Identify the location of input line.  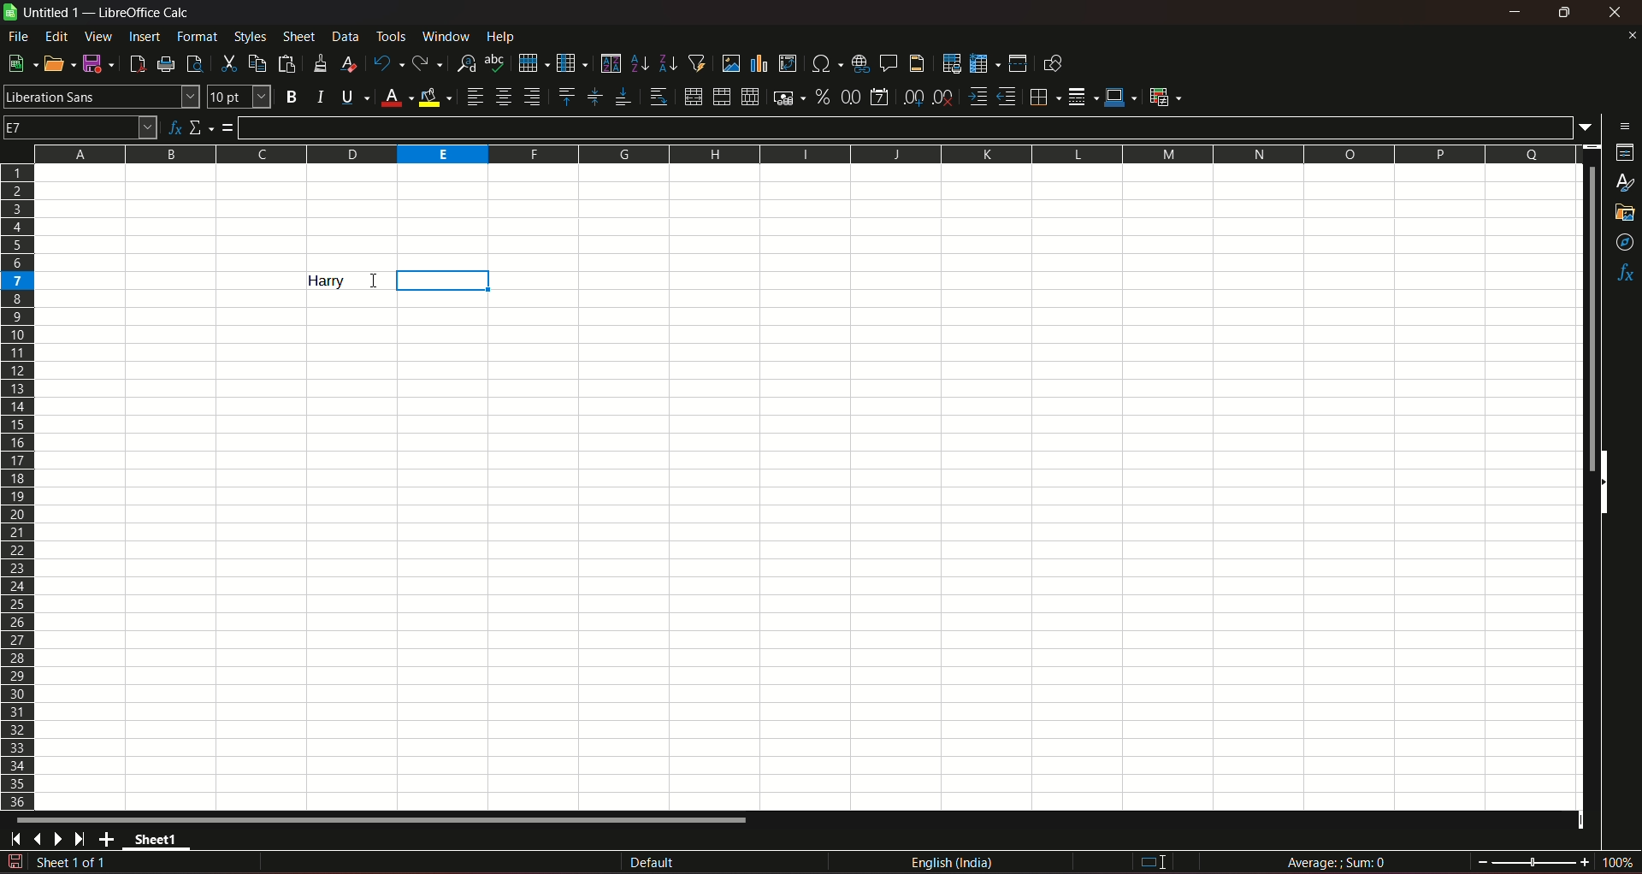
(907, 127).